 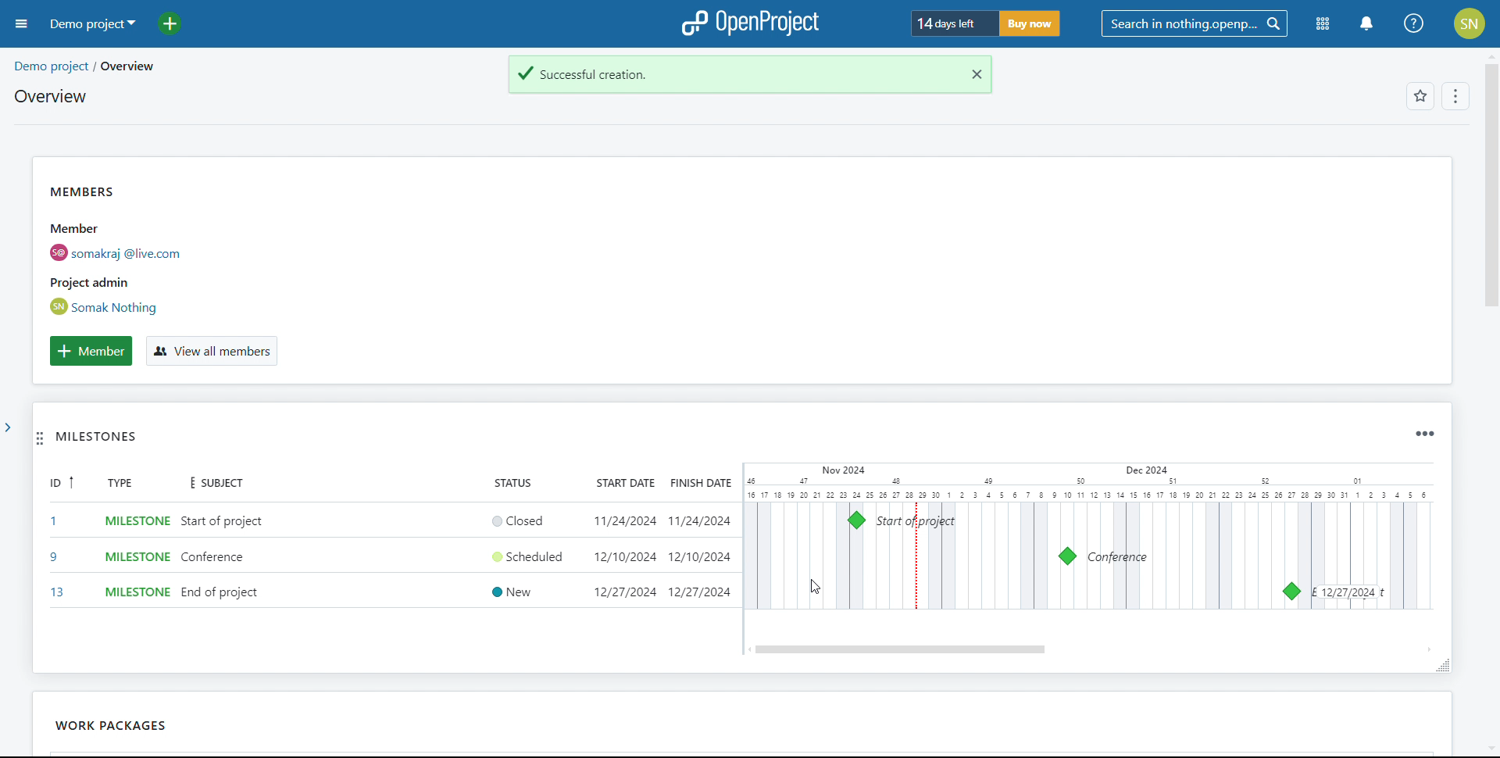 What do you see at coordinates (40, 440) in the screenshot?
I see `move widget` at bounding box center [40, 440].